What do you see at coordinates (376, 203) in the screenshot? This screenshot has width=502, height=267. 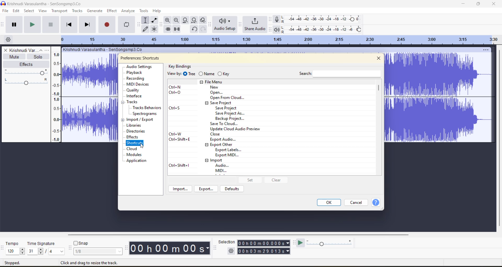 I see `help` at bounding box center [376, 203].